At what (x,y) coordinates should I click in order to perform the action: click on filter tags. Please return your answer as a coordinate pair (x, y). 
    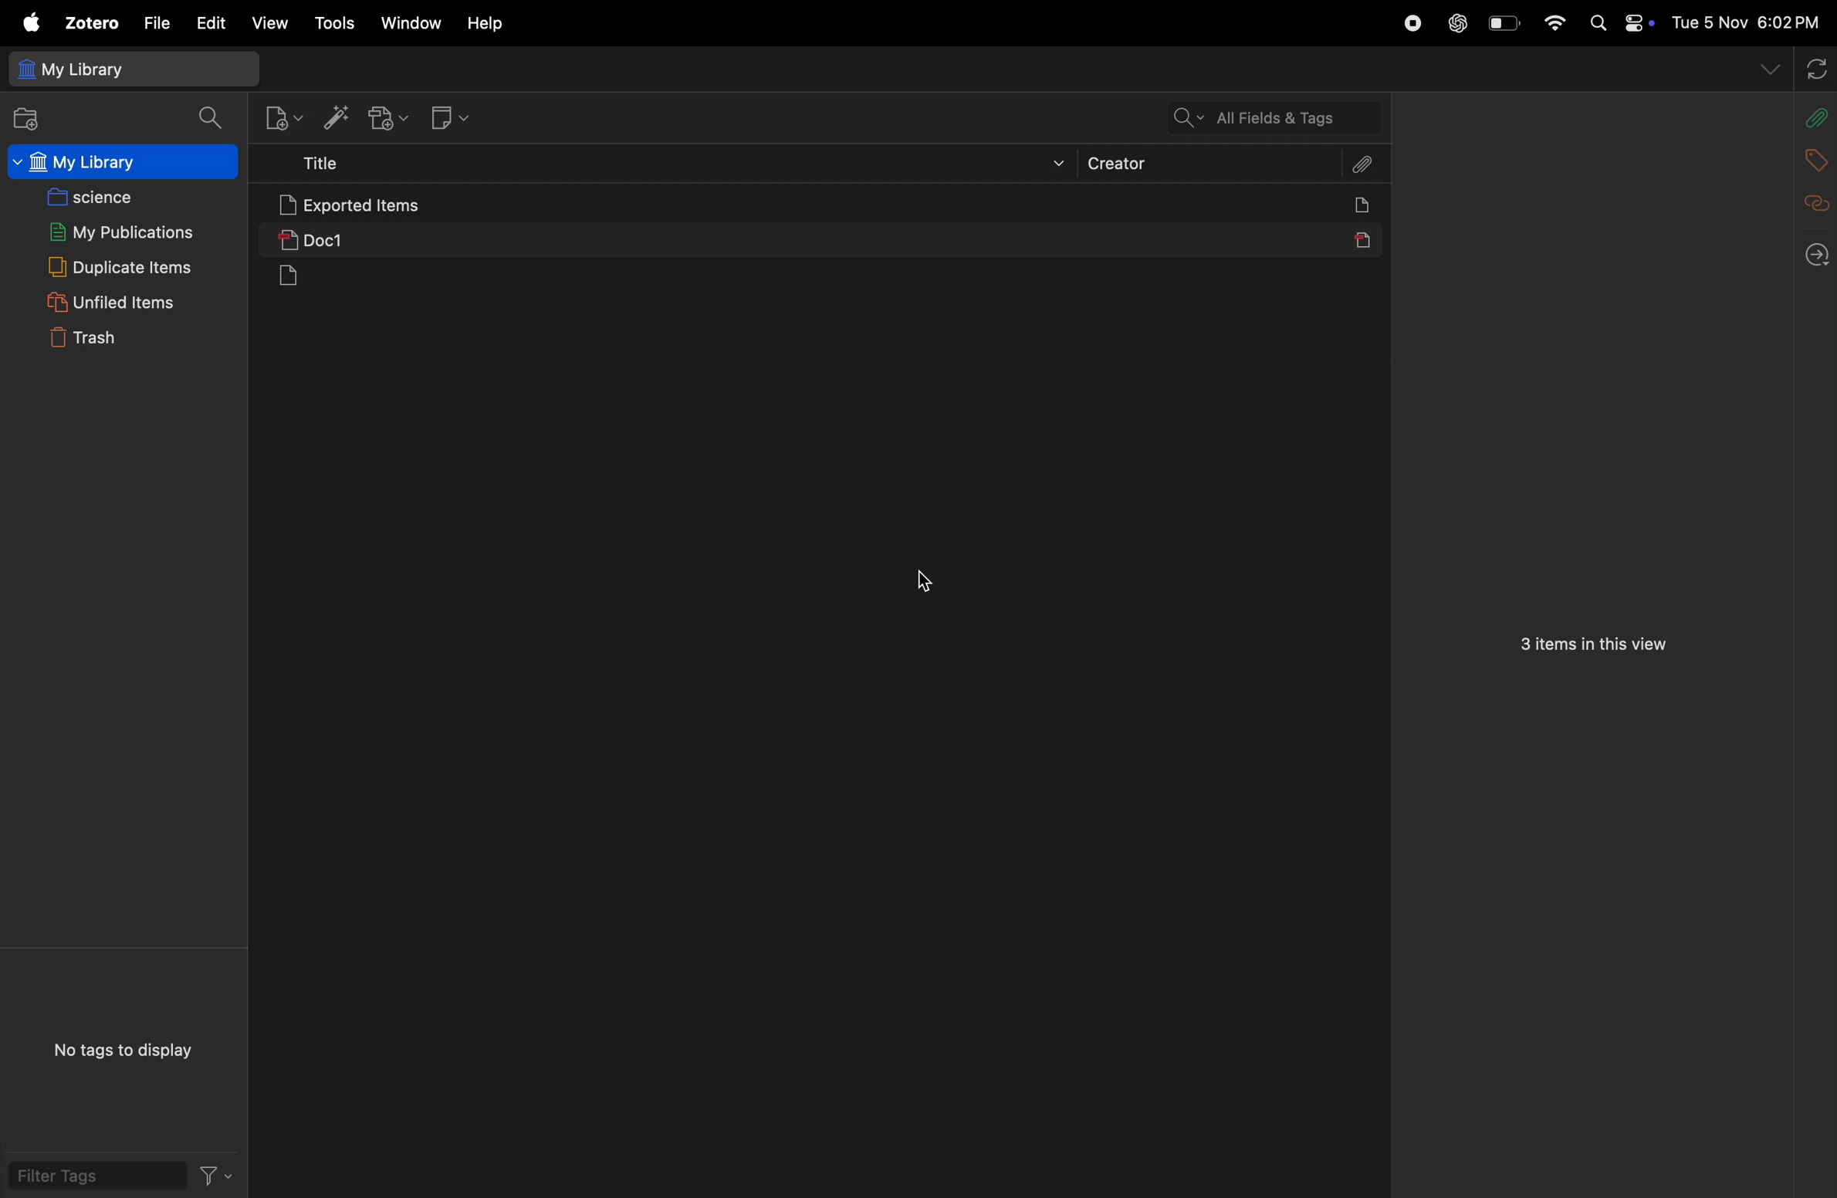
    Looking at the image, I should click on (88, 1180).